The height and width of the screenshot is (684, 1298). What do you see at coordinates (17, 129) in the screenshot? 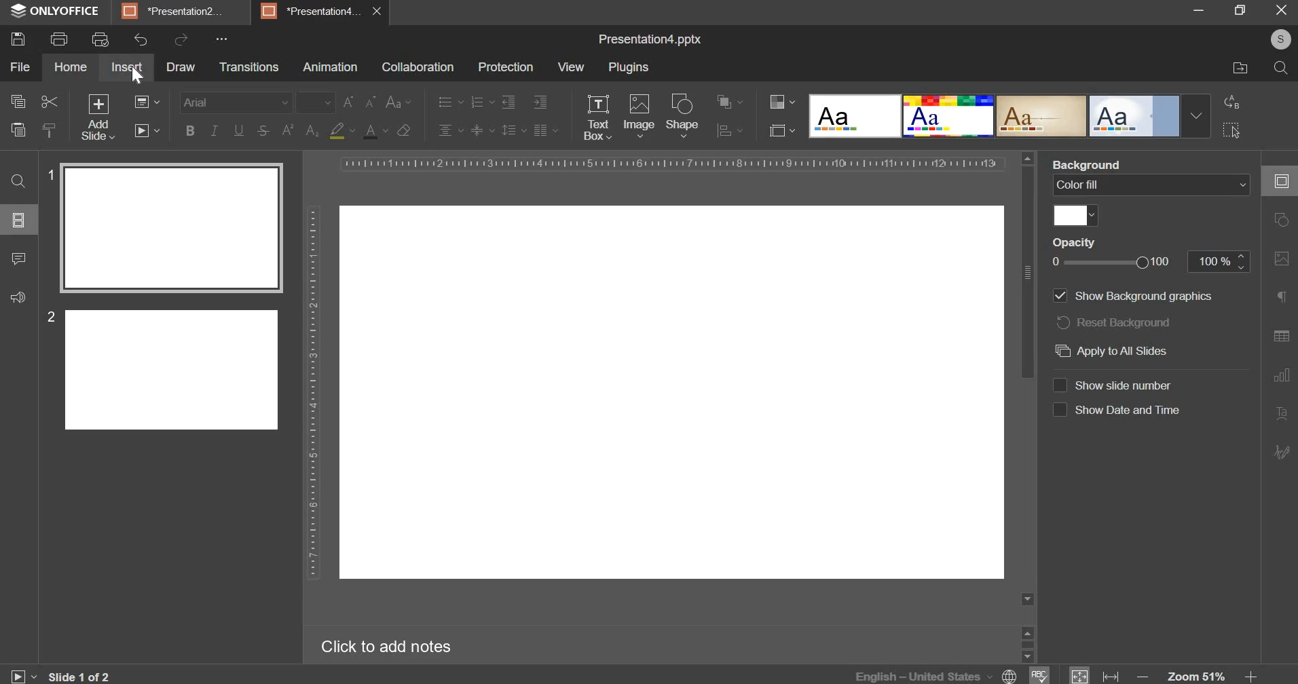
I see `paste` at bounding box center [17, 129].